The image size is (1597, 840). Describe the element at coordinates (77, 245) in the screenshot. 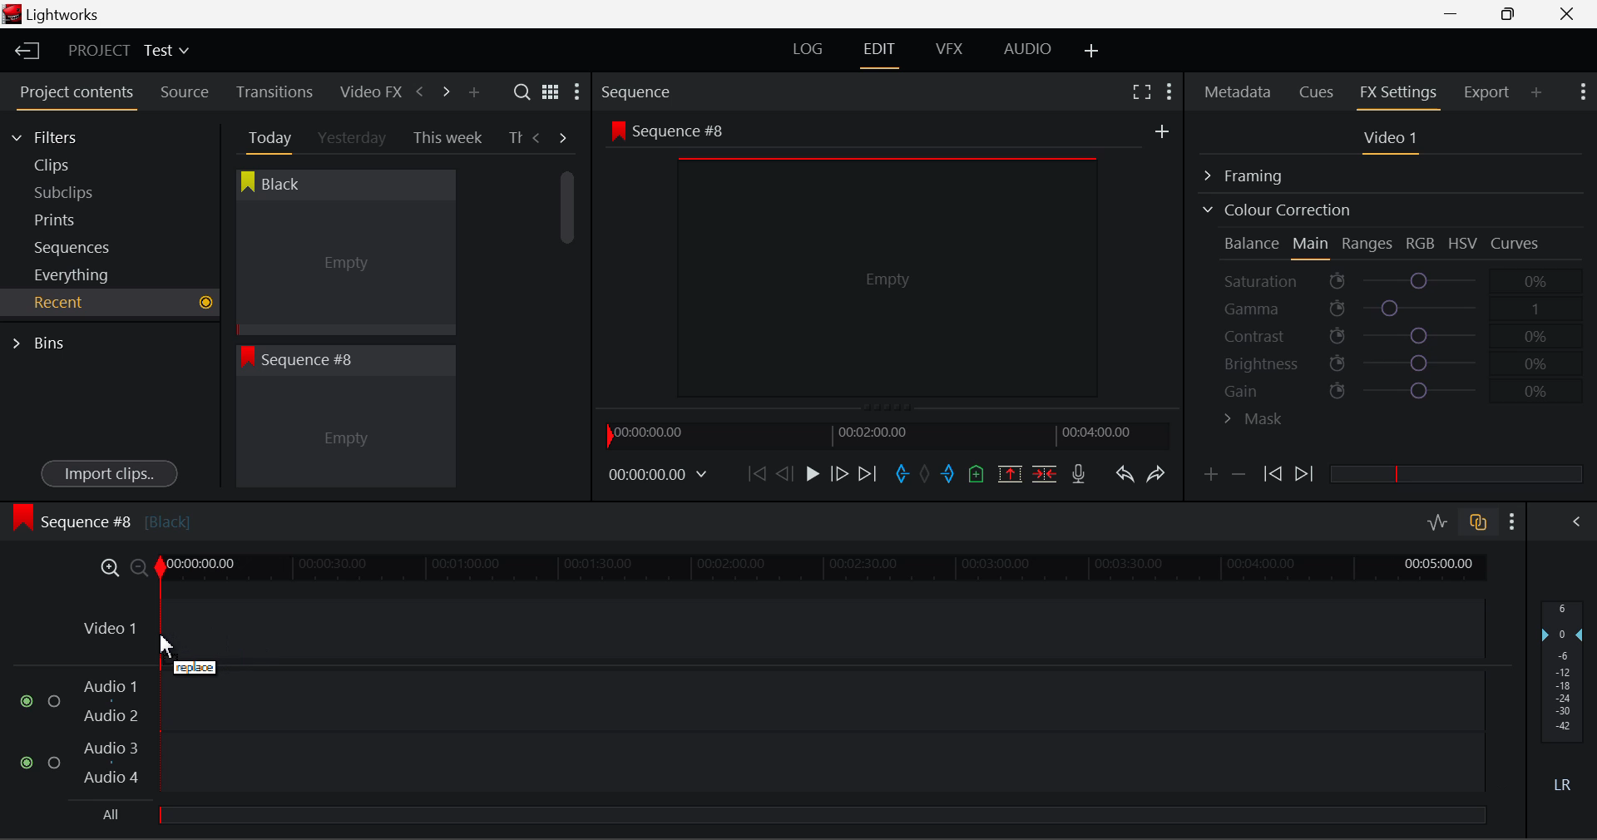

I see `Sequences` at that location.